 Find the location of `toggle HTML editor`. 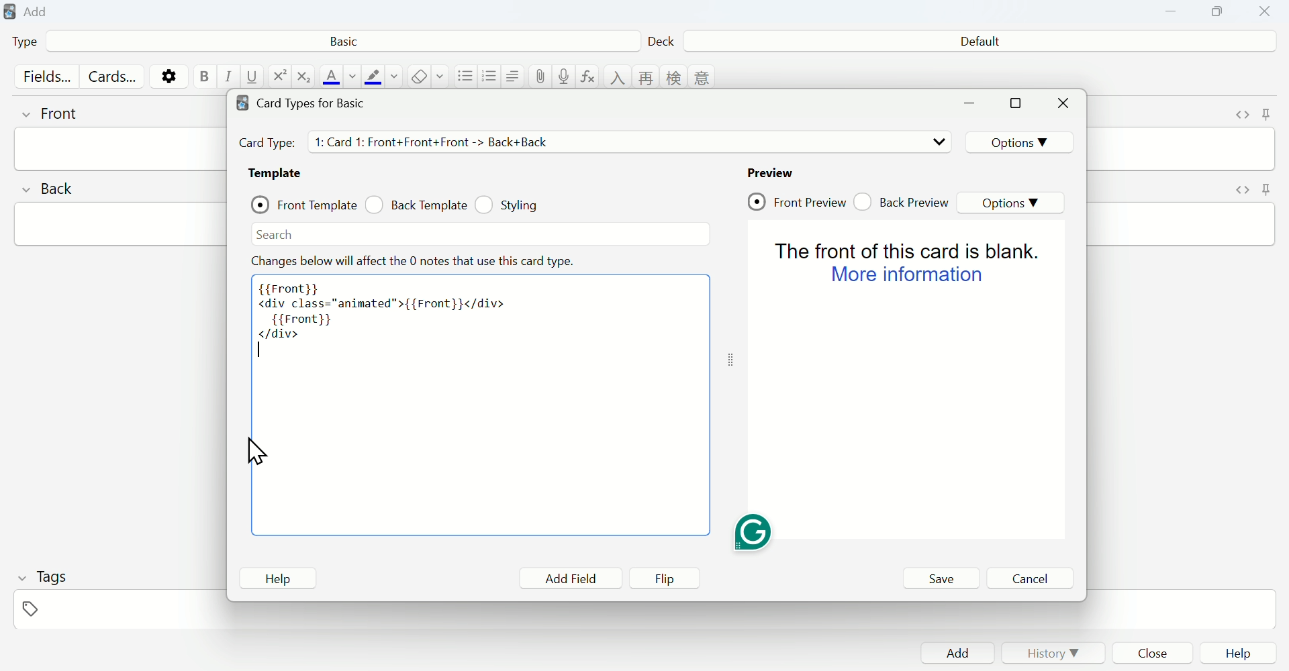

toggle HTML editor is located at coordinates (1243, 114).